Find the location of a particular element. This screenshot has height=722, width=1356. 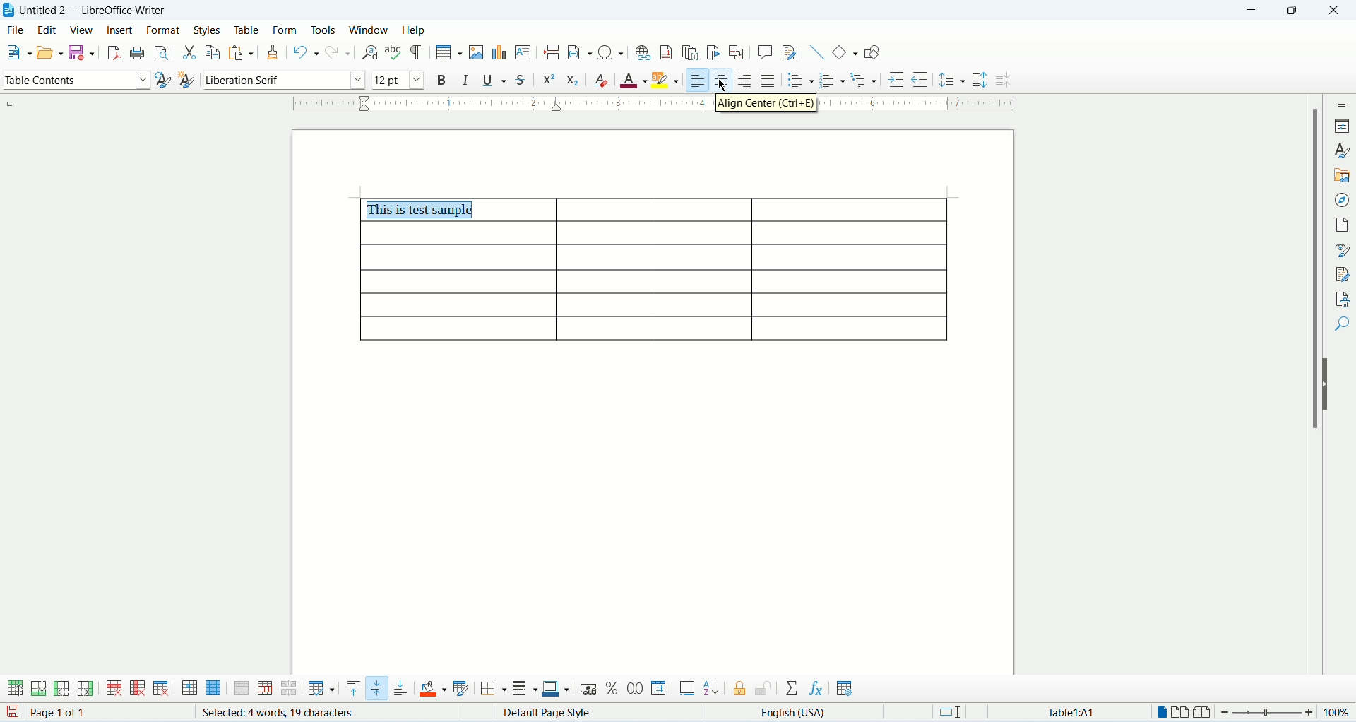

table properties is located at coordinates (844, 689).